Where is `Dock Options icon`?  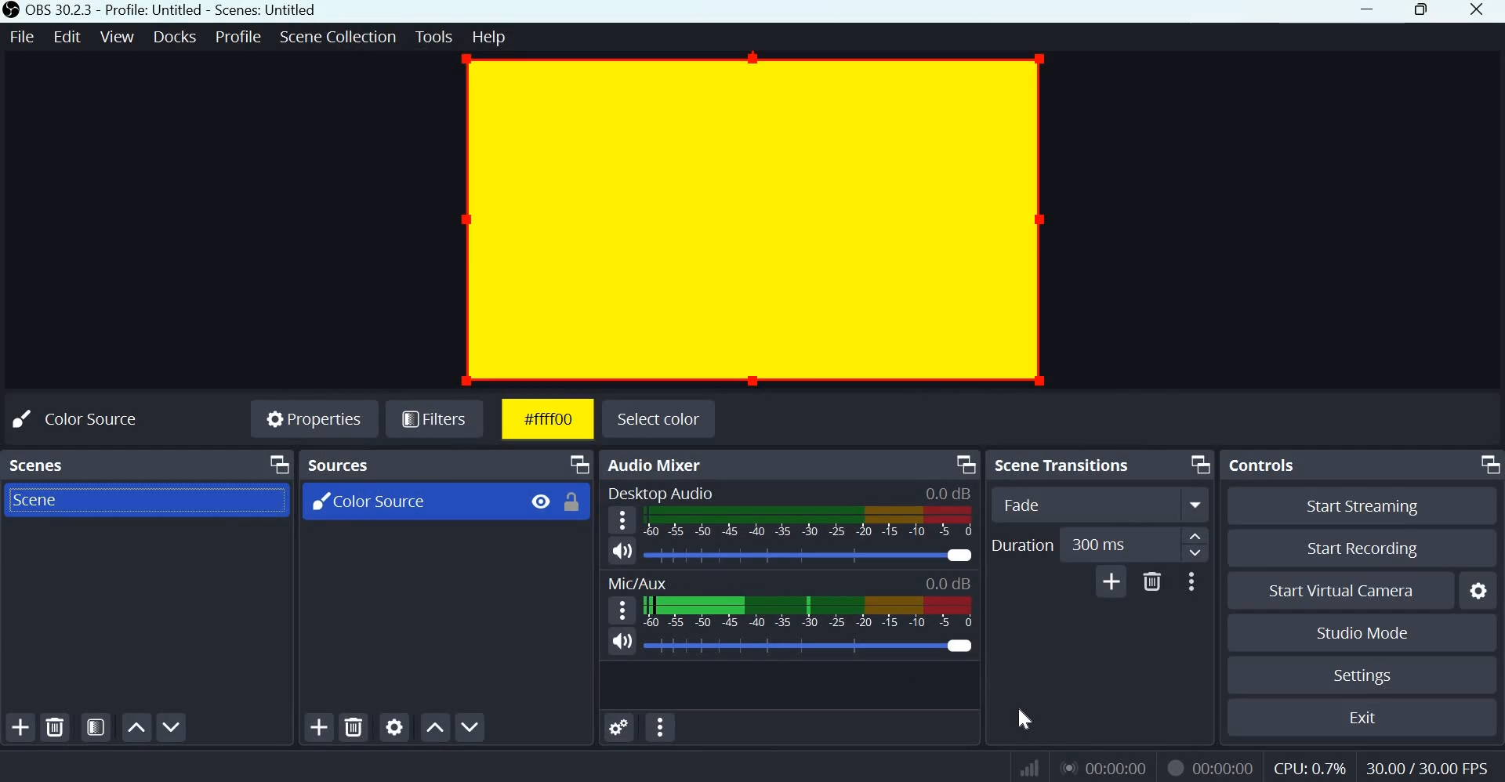
Dock Options icon is located at coordinates (577, 465).